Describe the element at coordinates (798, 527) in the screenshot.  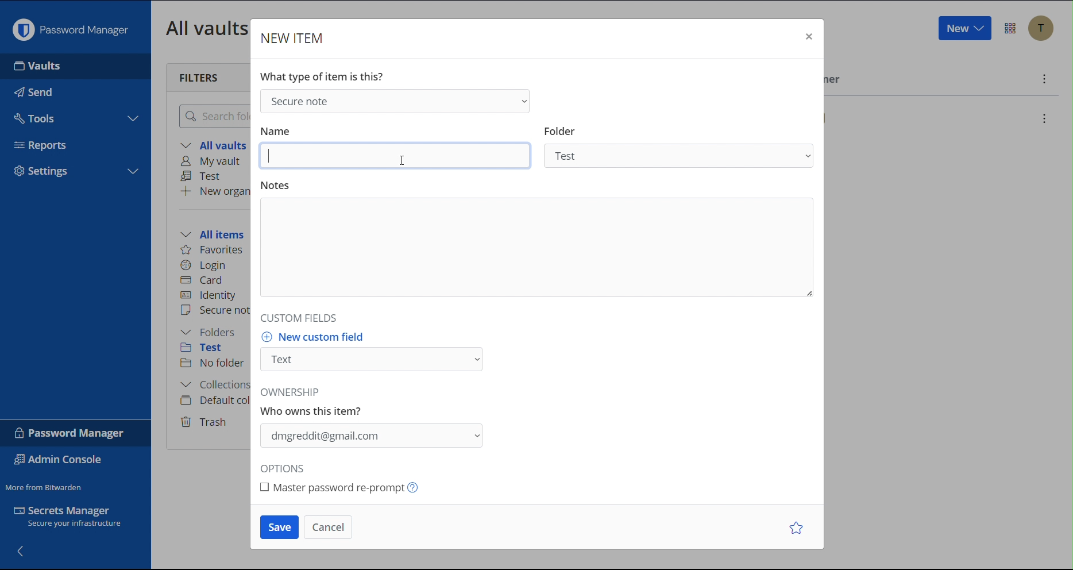
I see `Star` at that location.